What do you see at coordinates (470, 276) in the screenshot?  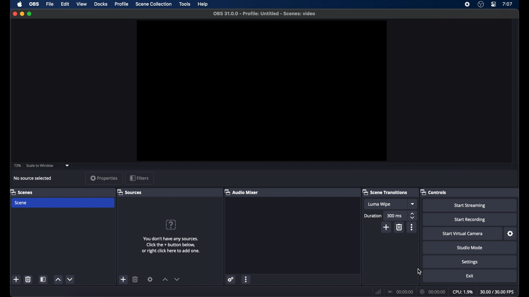 I see `exit` at bounding box center [470, 276].